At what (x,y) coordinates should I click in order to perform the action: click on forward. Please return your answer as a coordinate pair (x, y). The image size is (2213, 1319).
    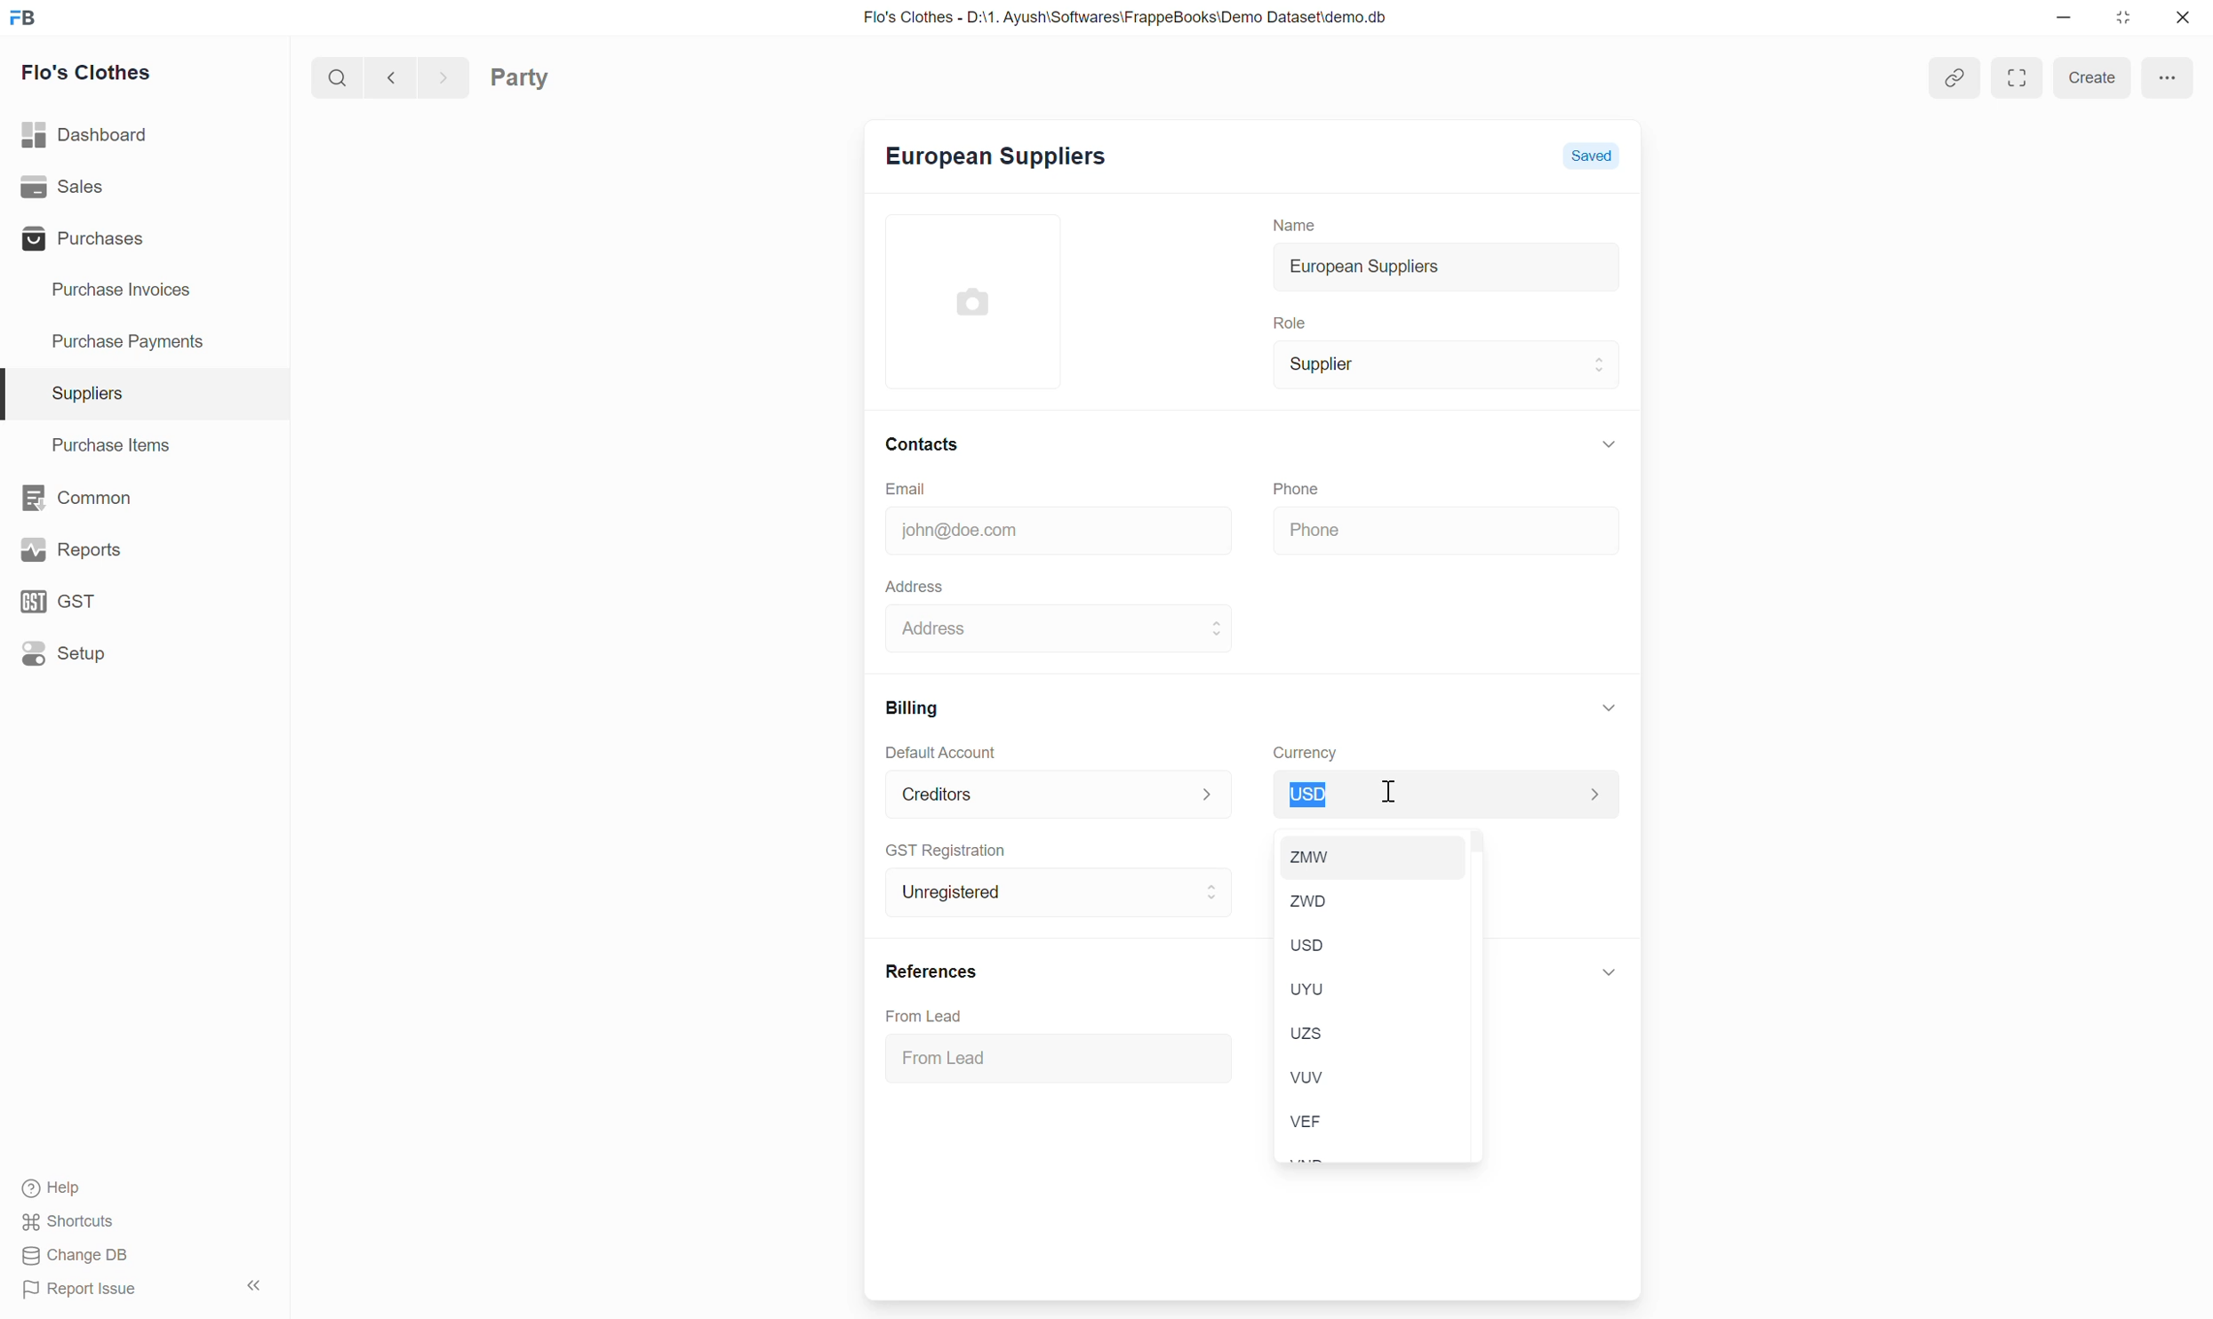
    Looking at the image, I should click on (438, 76).